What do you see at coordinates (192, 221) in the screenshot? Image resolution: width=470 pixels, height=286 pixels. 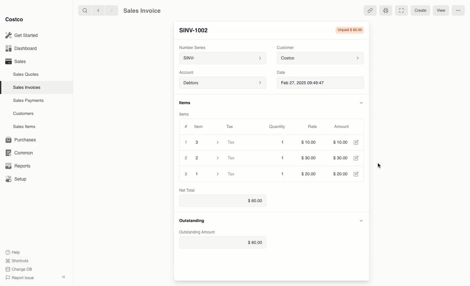 I see `Outstanding` at bounding box center [192, 221].